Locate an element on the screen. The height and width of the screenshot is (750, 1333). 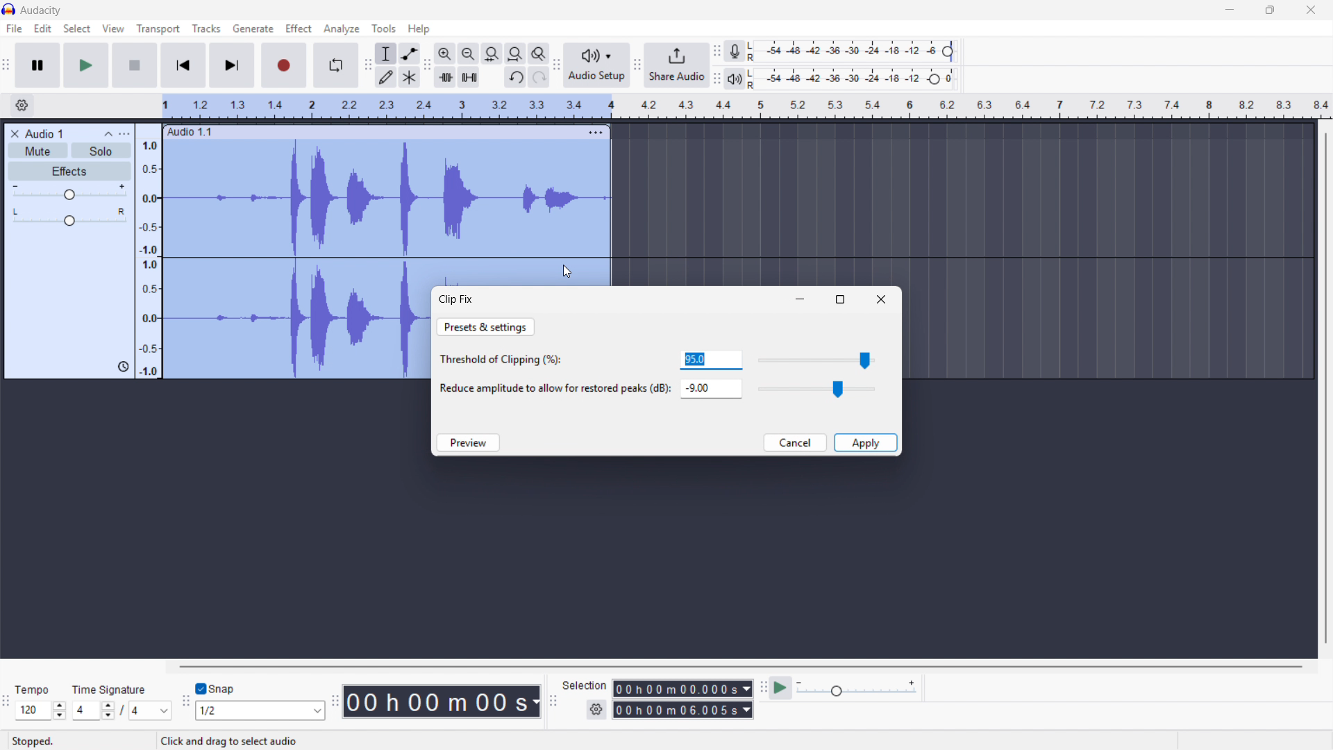
maximise  is located at coordinates (841, 299).